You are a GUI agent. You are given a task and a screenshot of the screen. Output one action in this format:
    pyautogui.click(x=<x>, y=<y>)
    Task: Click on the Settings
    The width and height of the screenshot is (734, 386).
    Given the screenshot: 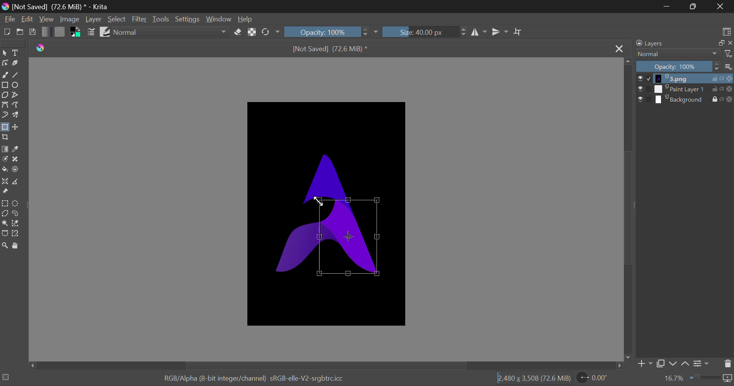 What is the action you would take?
    pyautogui.click(x=702, y=364)
    